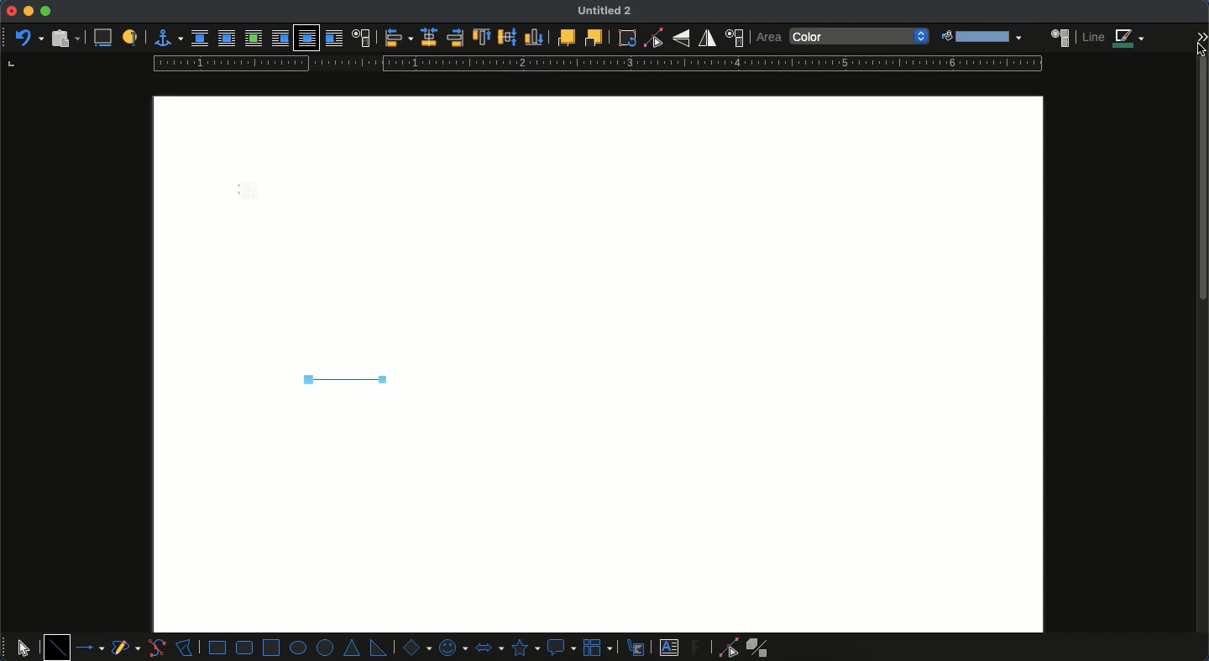 Image resolution: width=1209 pixels, height=661 pixels. Describe the element at coordinates (298, 648) in the screenshot. I see `ellipse` at that location.